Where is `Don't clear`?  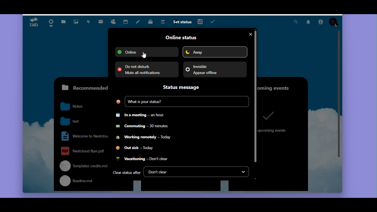
Don't clear is located at coordinates (196, 172).